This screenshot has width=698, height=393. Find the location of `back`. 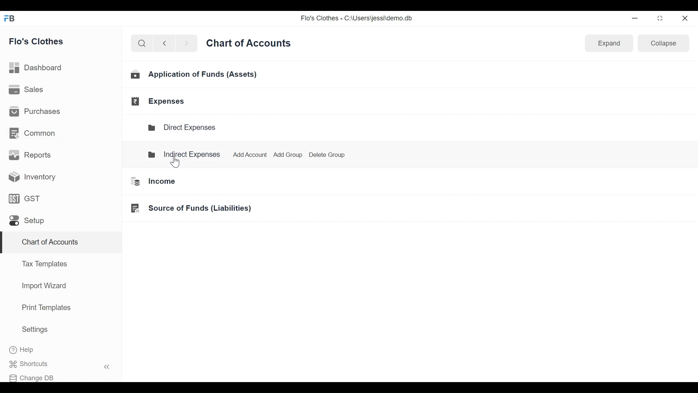

back is located at coordinates (167, 44).